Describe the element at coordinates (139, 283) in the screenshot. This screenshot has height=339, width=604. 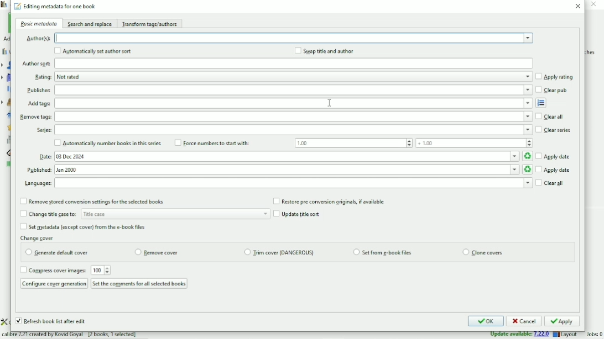
I see `Set the comments for all selected books` at that location.